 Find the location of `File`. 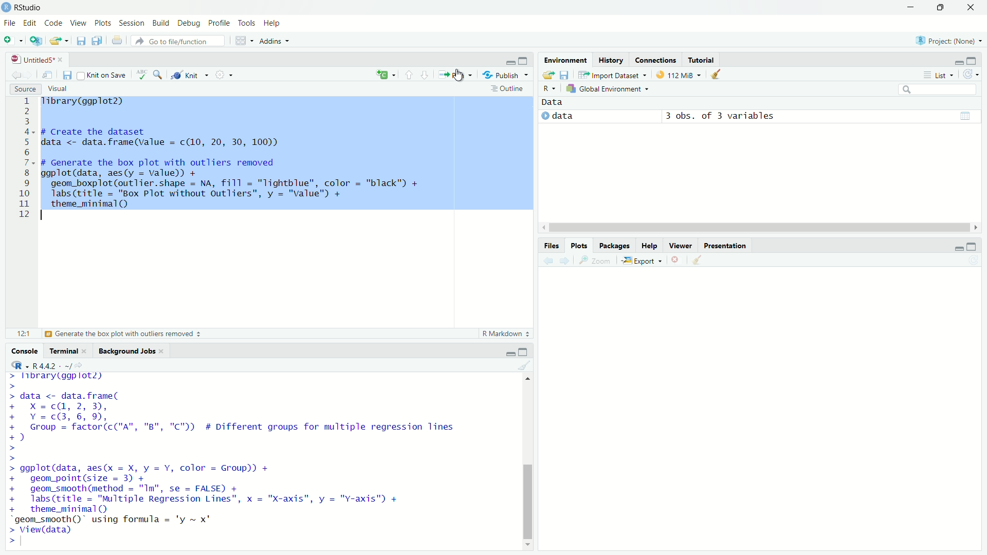

File is located at coordinates (9, 24).